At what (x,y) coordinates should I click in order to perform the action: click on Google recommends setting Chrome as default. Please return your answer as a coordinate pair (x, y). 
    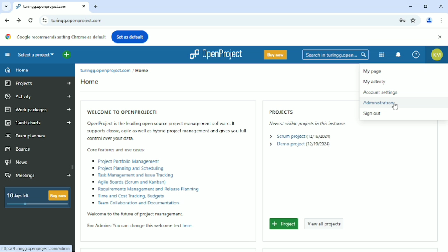
    Looking at the image, I should click on (55, 37).